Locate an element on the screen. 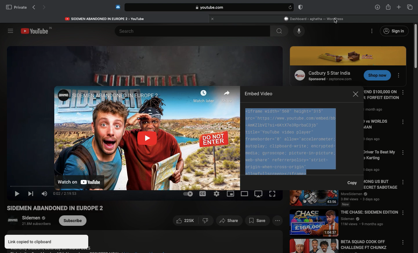  Channel is located at coordinates (26, 221).